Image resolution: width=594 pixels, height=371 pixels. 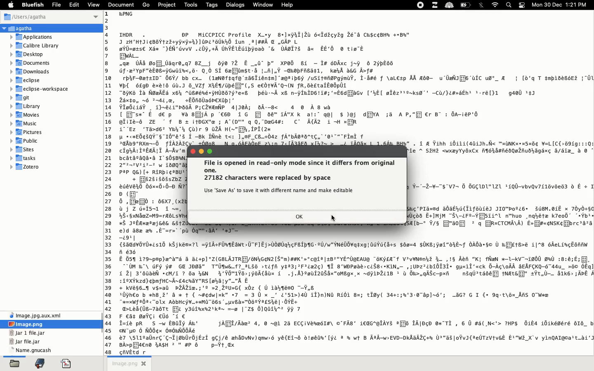 I want to click on downloads, so click(x=31, y=71).